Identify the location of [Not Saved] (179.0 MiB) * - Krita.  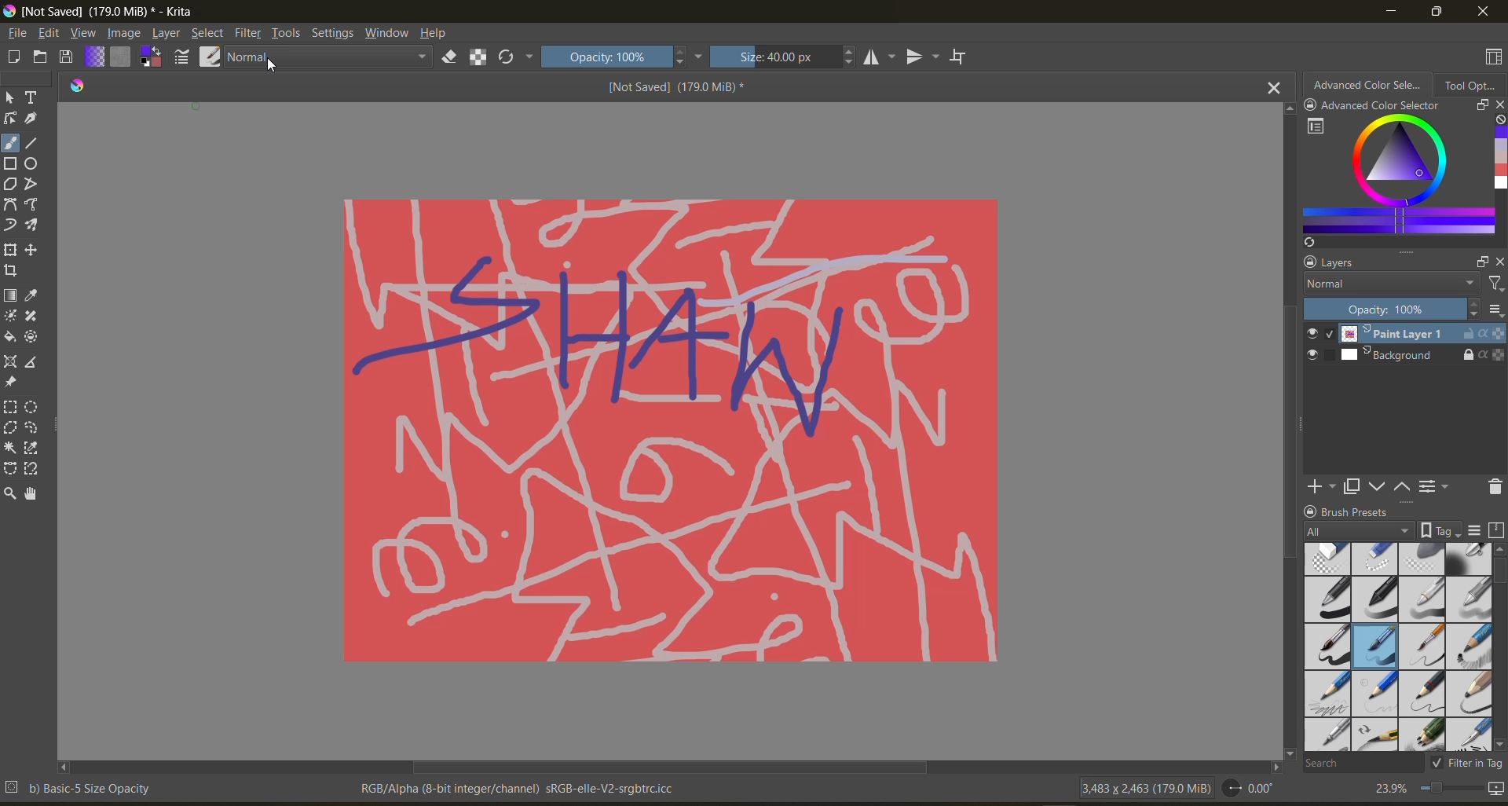
(100, 10).